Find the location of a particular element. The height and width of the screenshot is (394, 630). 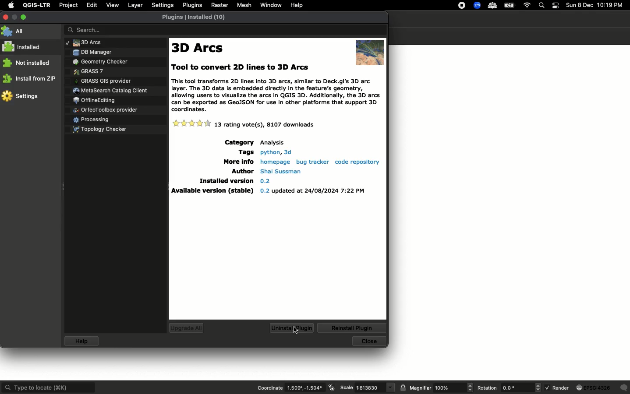

Plugins installed is located at coordinates (195, 16).